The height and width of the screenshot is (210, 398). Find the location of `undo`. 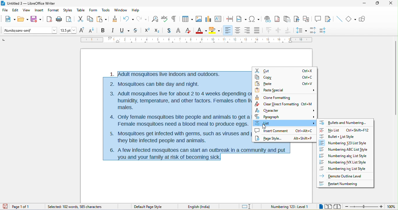

undo is located at coordinates (128, 18).